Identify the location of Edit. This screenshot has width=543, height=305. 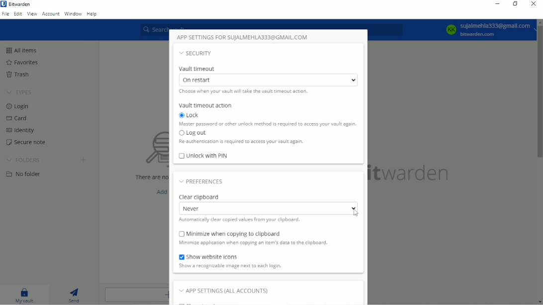
(17, 13).